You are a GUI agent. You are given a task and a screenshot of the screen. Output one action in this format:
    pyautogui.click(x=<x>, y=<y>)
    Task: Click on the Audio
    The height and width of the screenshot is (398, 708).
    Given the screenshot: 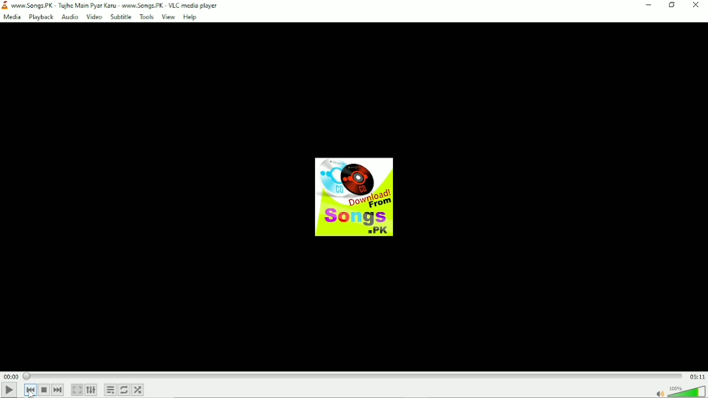 What is the action you would take?
    pyautogui.click(x=69, y=17)
    